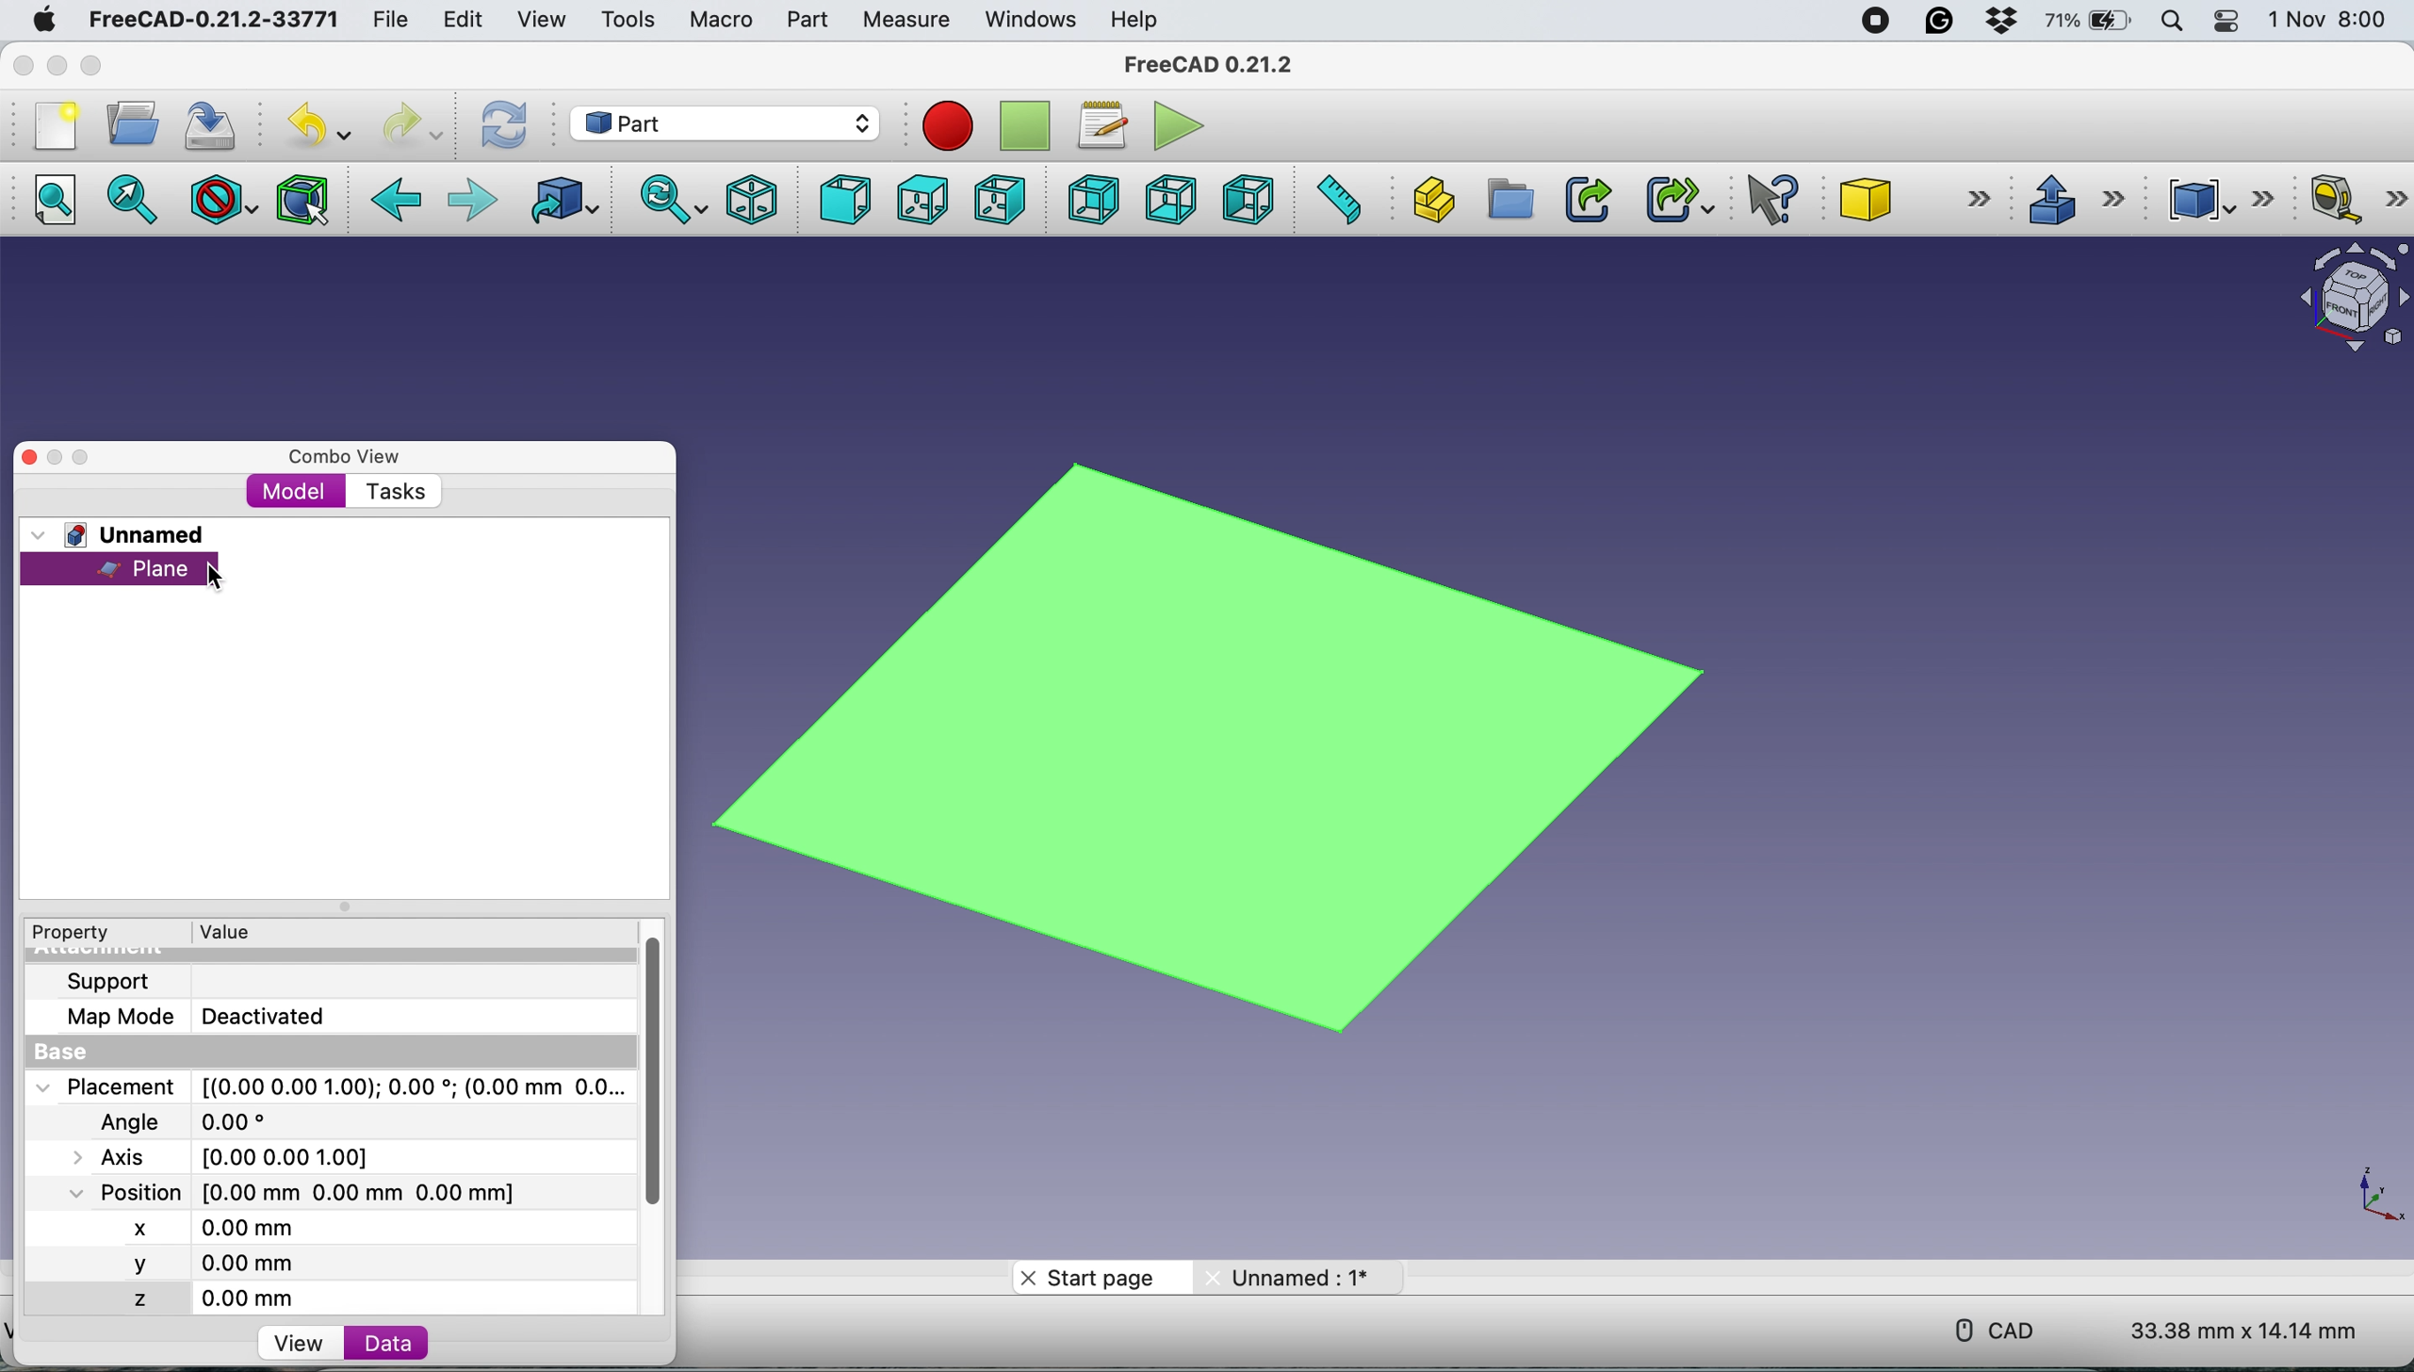  What do you see at coordinates (401, 493) in the screenshot?
I see `tasks` at bounding box center [401, 493].